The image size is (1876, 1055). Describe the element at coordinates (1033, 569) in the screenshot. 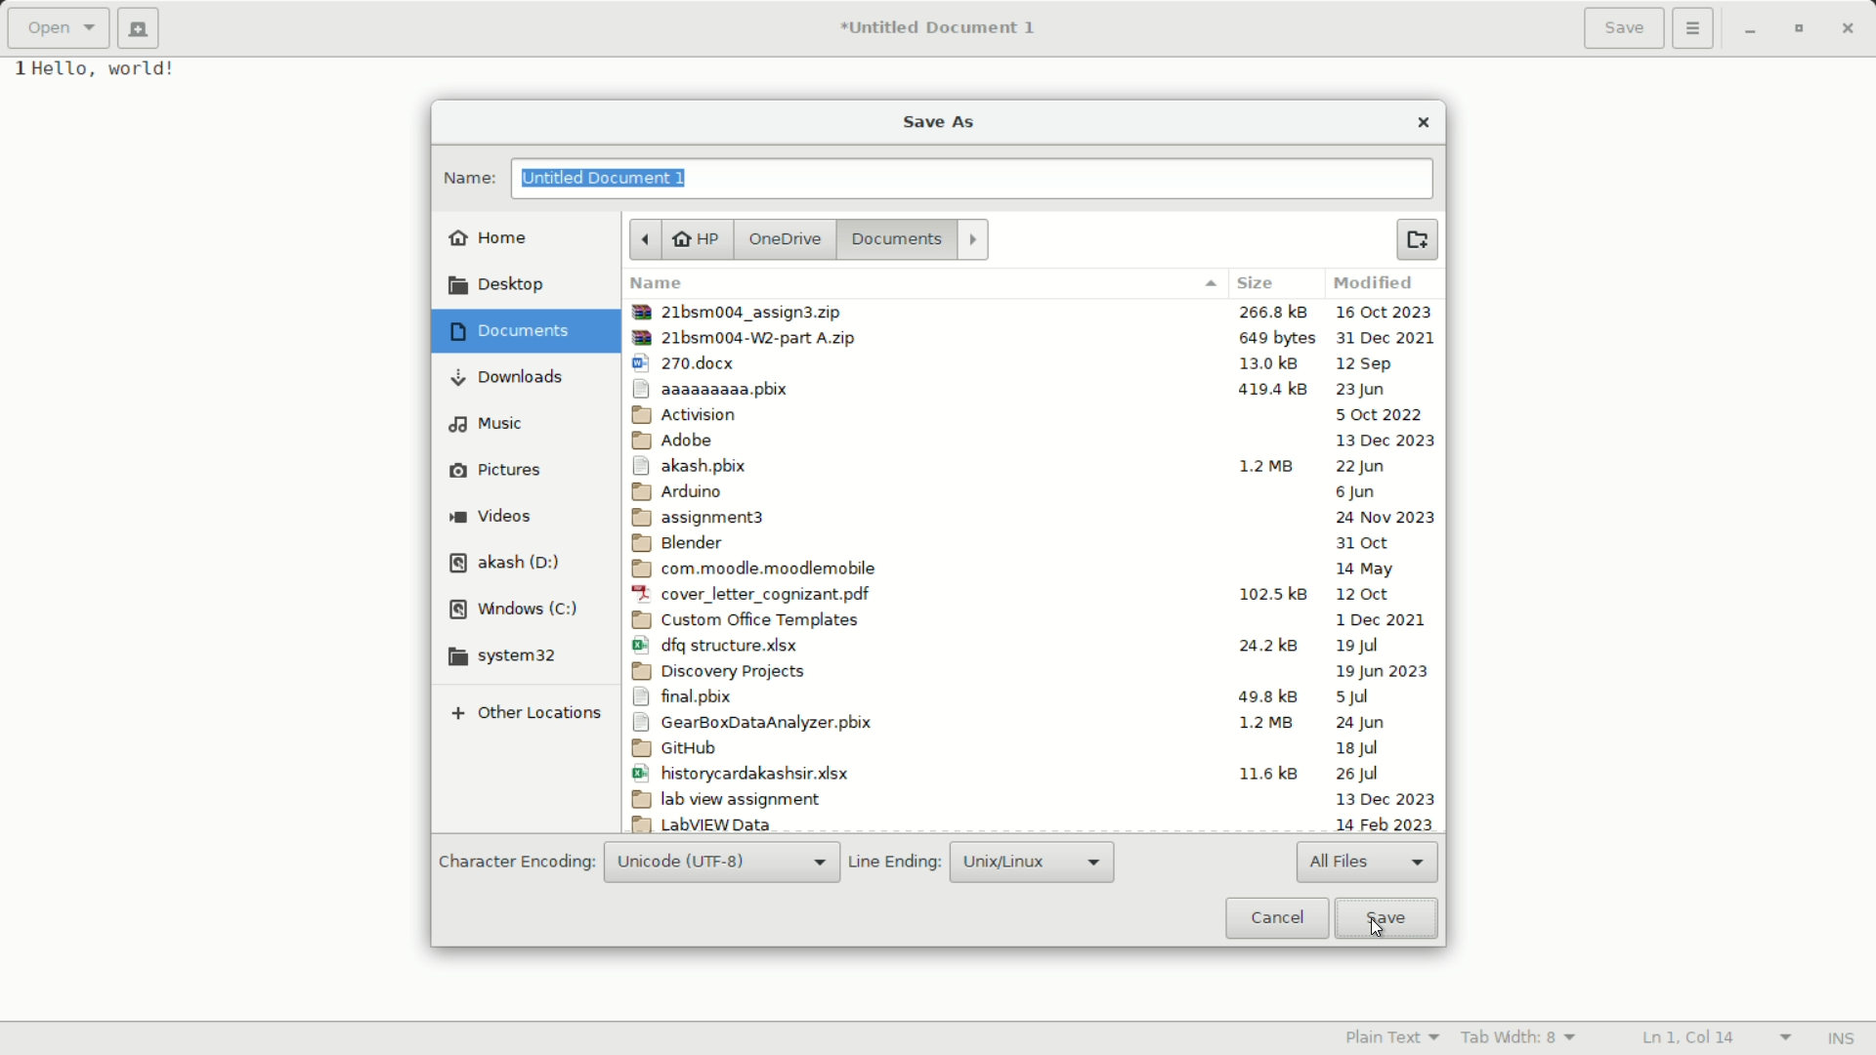

I see `File` at that location.